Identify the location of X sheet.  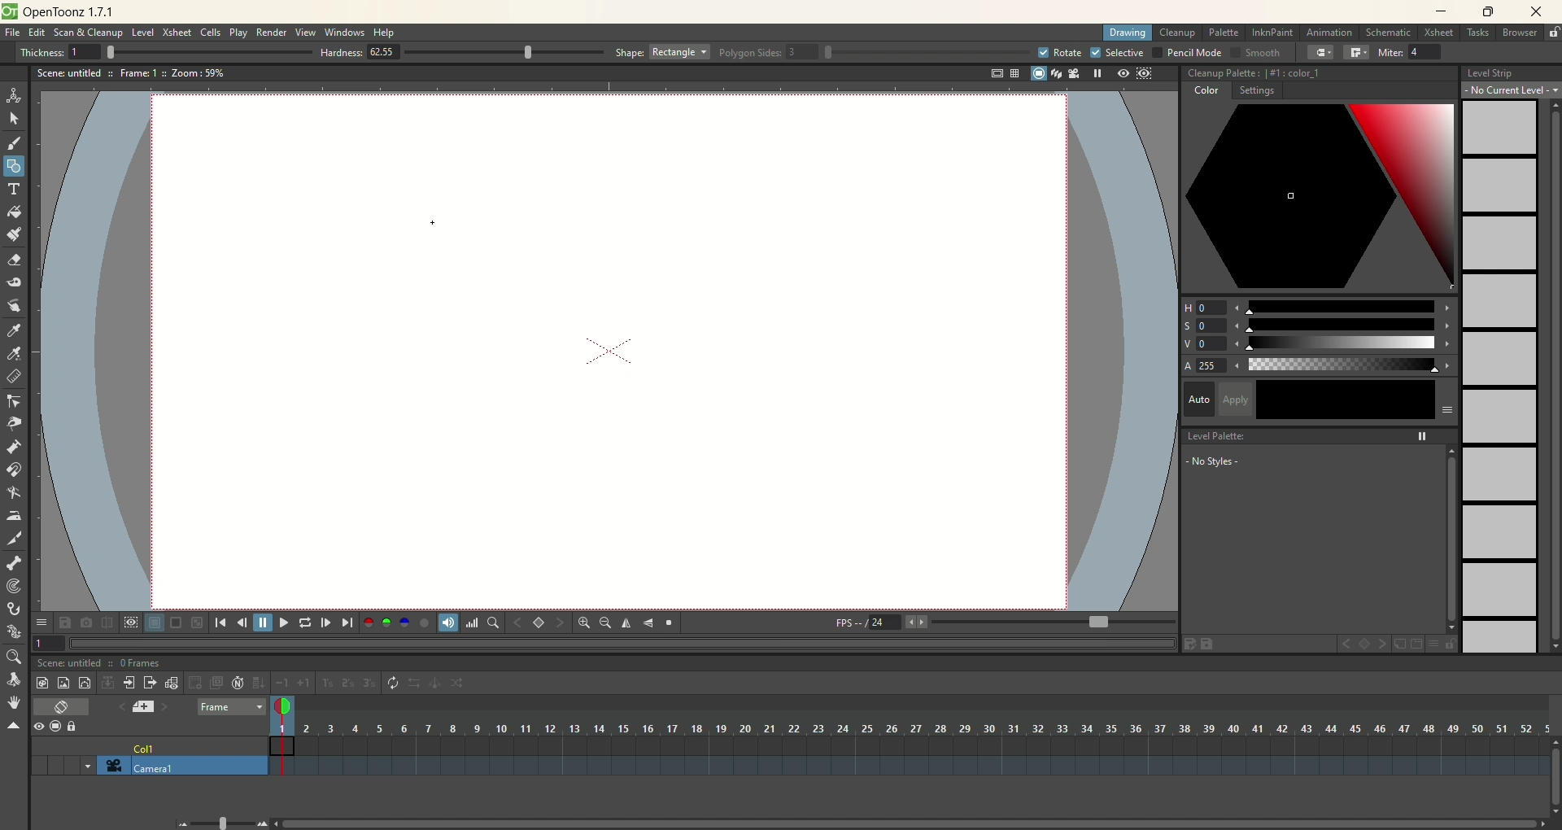
(1441, 33).